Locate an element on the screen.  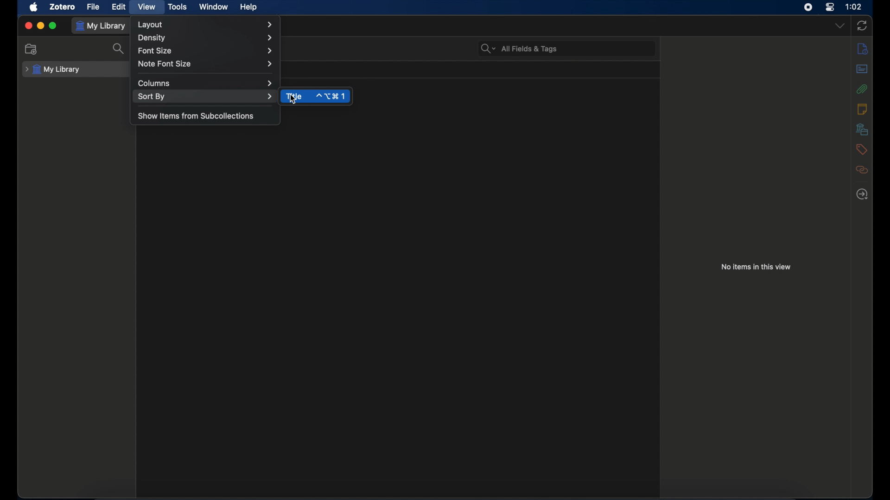
attachments is located at coordinates (862, 89).